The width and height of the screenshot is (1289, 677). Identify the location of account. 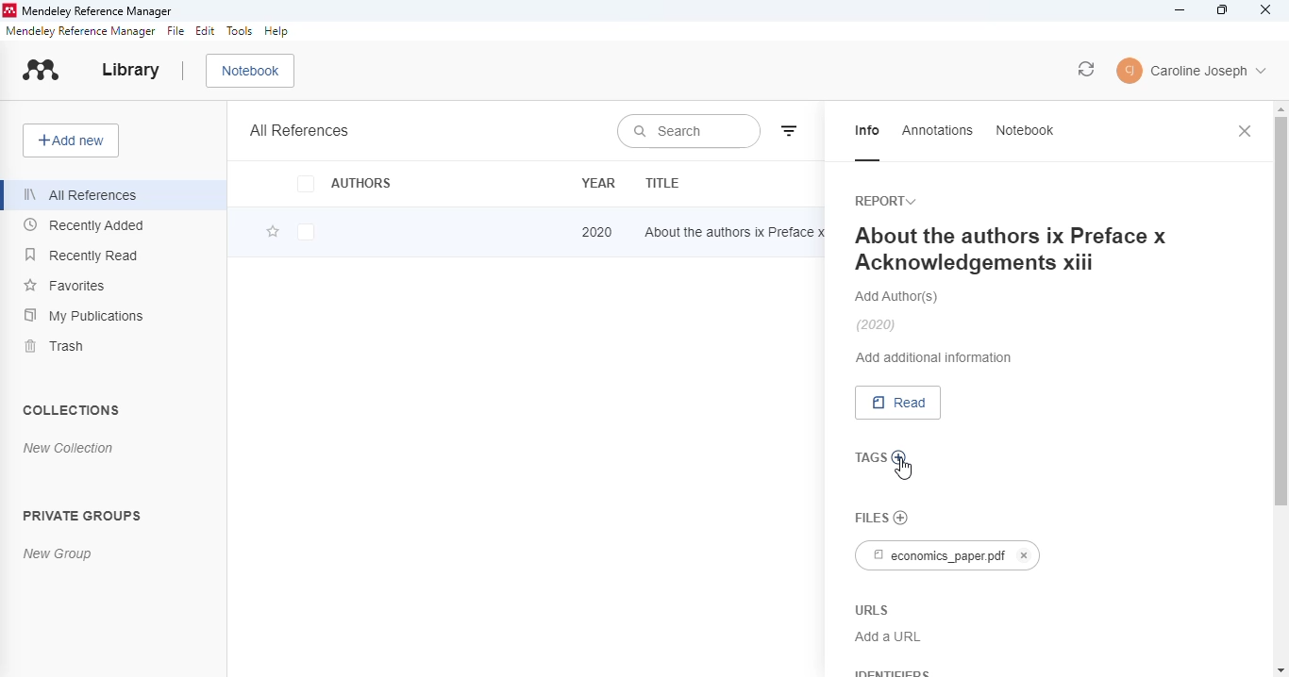
(1191, 70).